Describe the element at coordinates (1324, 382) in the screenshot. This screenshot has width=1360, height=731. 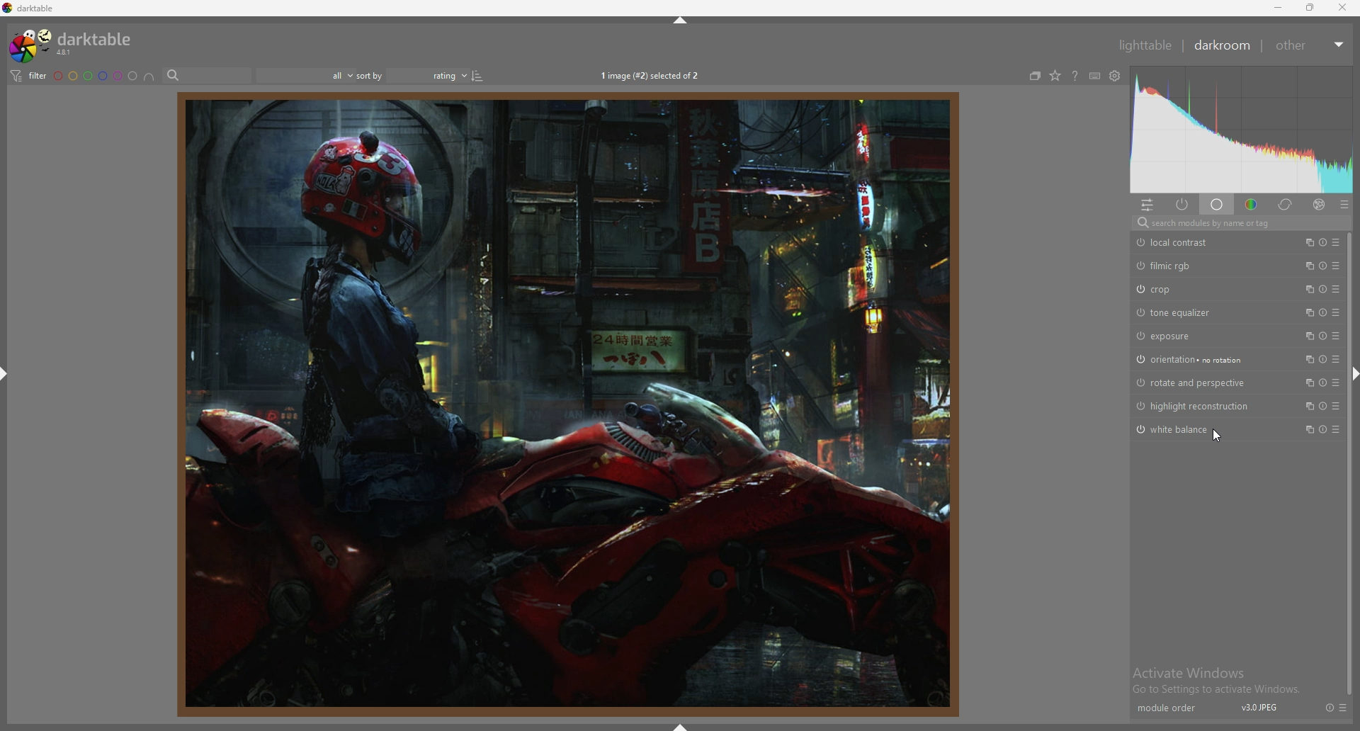
I see `reset` at that location.